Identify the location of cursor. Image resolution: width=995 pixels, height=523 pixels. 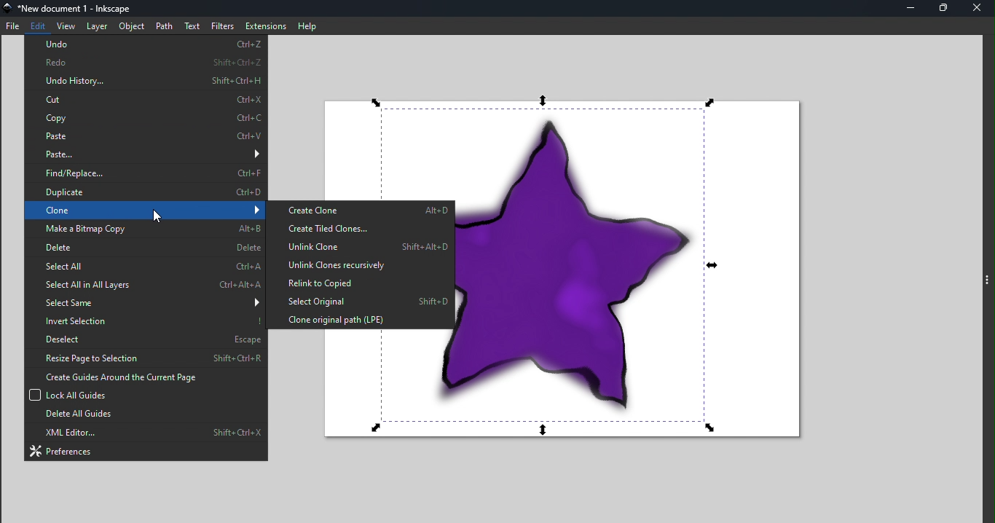
(156, 212).